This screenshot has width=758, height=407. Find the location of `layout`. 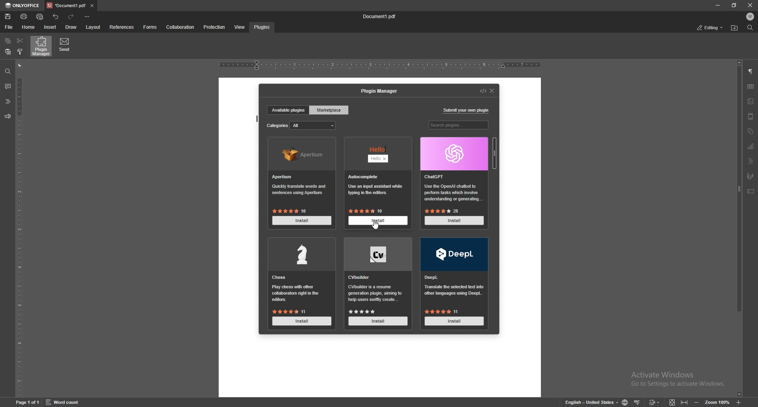

layout is located at coordinates (93, 27).